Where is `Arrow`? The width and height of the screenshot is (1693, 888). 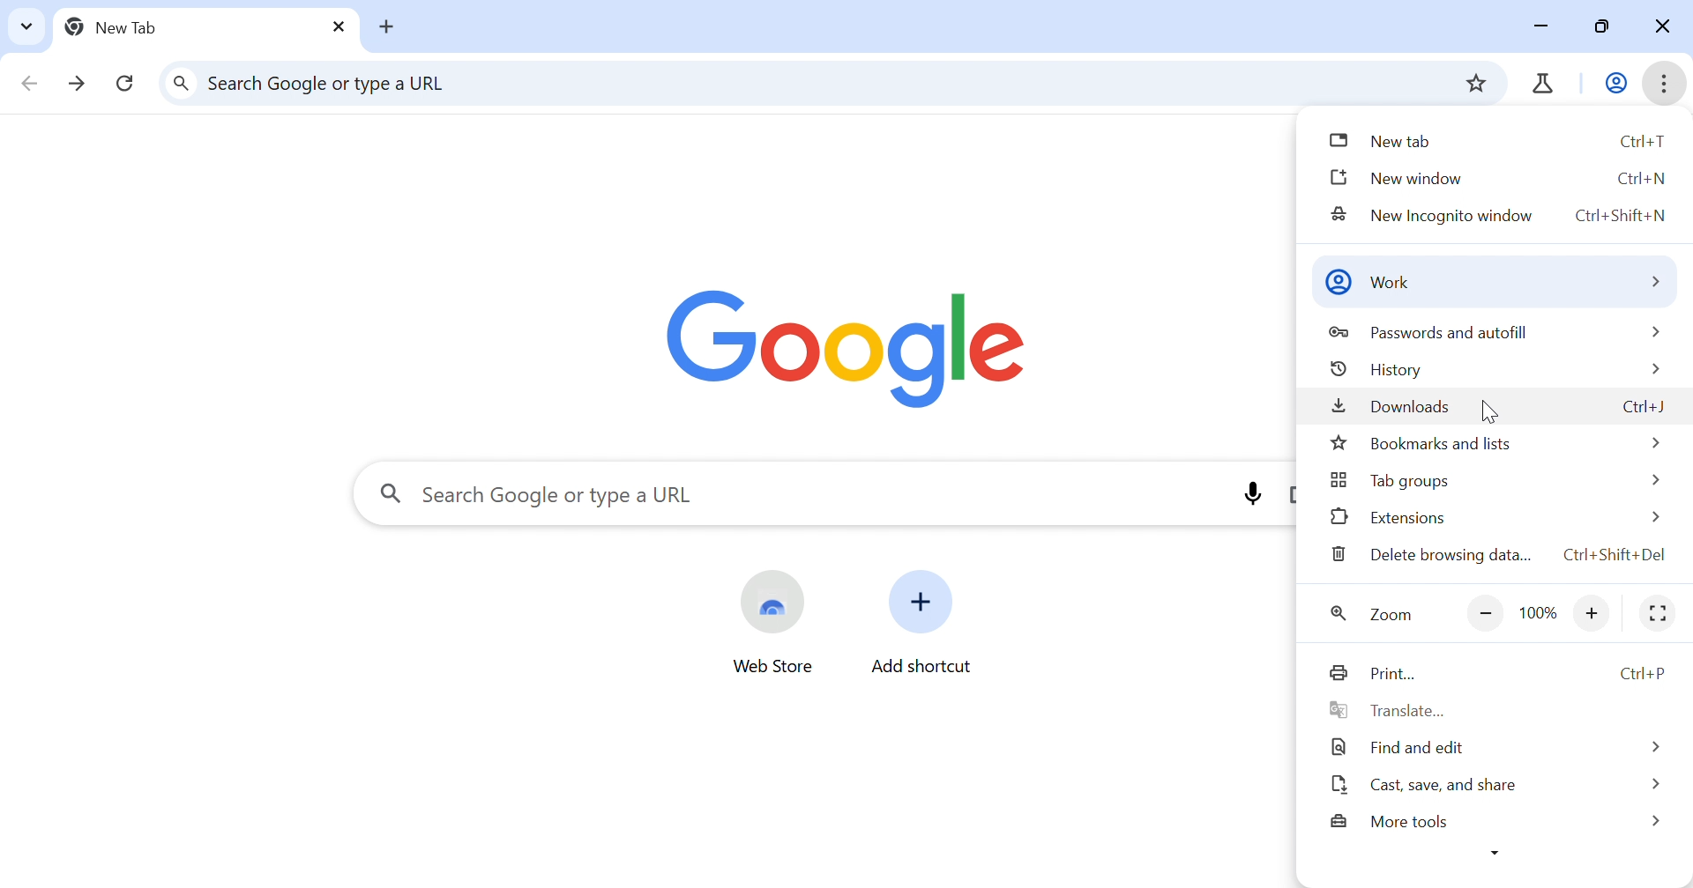 Arrow is located at coordinates (1658, 822).